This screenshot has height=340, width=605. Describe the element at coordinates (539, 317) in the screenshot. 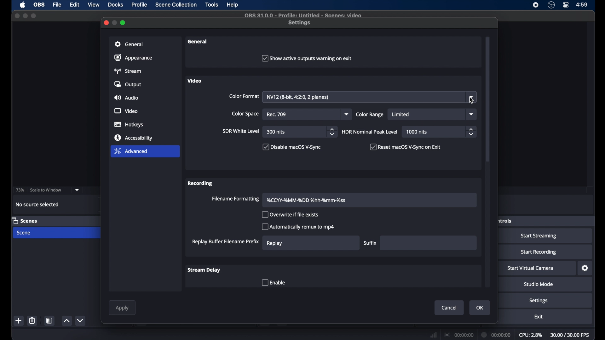

I see `exit` at that location.